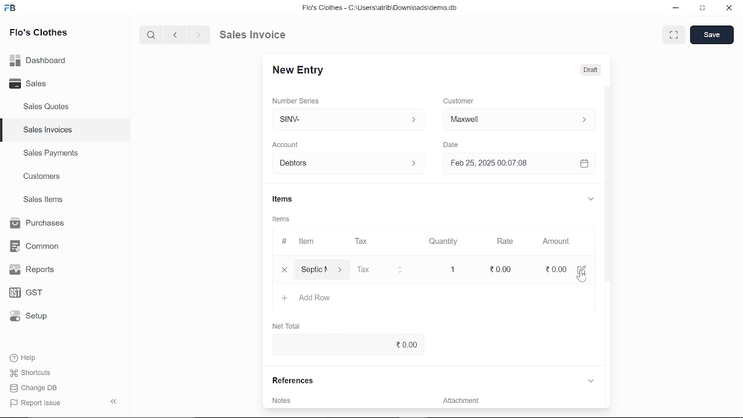 Image resolution: width=743 pixels, height=418 pixels. Describe the element at coordinates (153, 35) in the screenshot. I see `search` at that location.